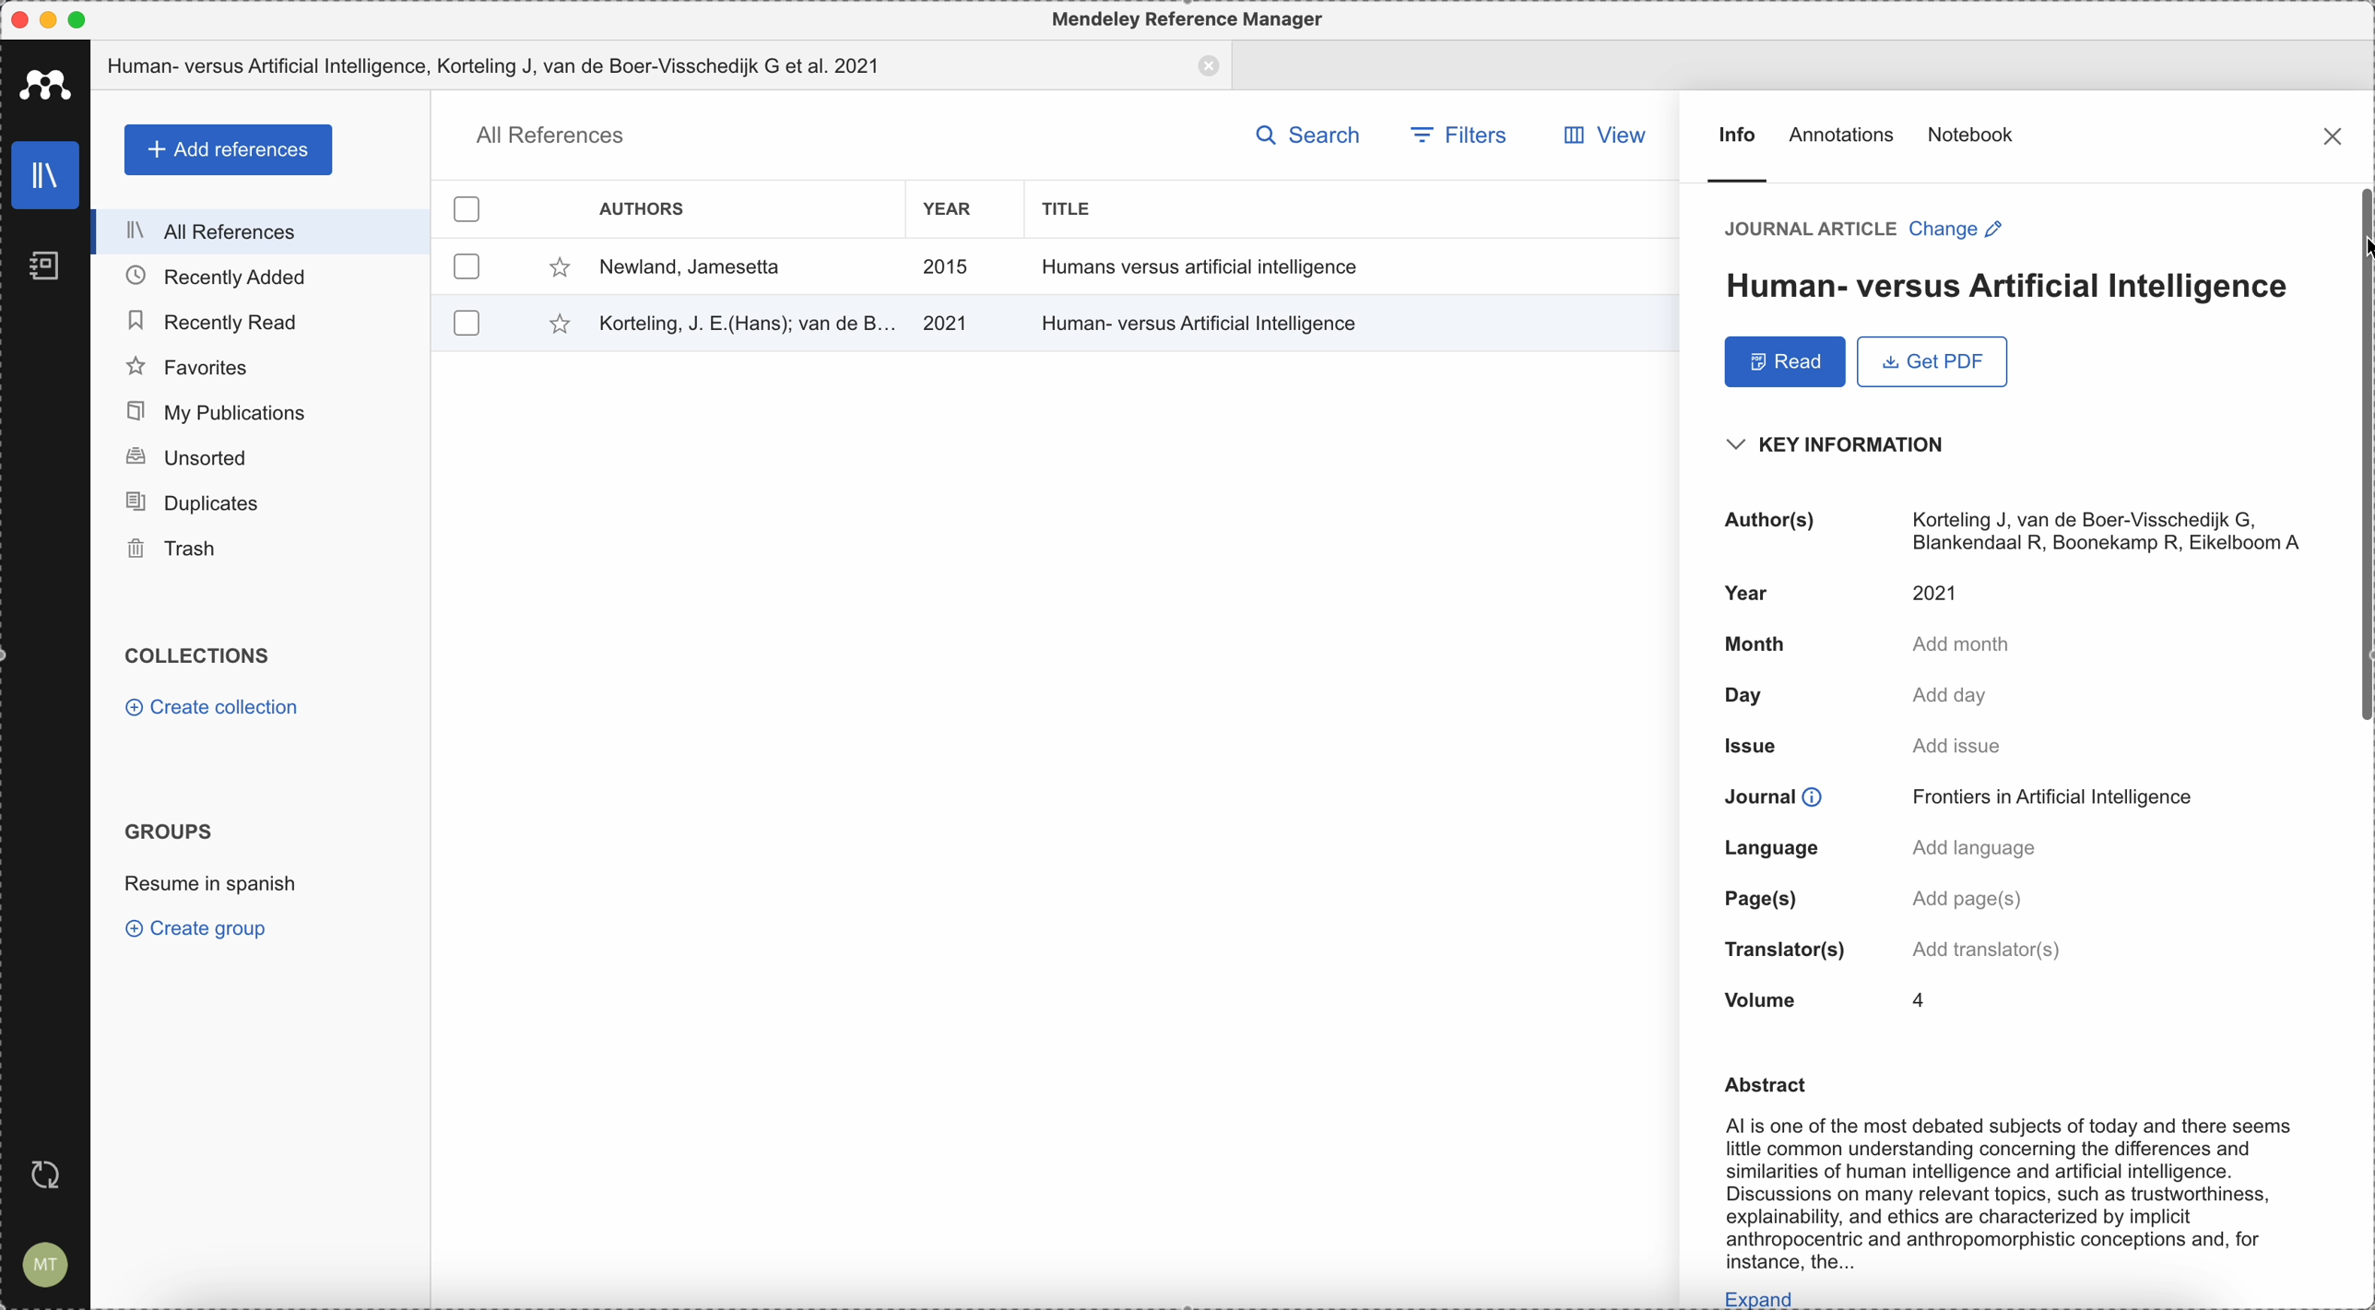 Image resolution: width=2375 pixels, height=1310 pixels. I want to click on favorite, so click(555, 267).